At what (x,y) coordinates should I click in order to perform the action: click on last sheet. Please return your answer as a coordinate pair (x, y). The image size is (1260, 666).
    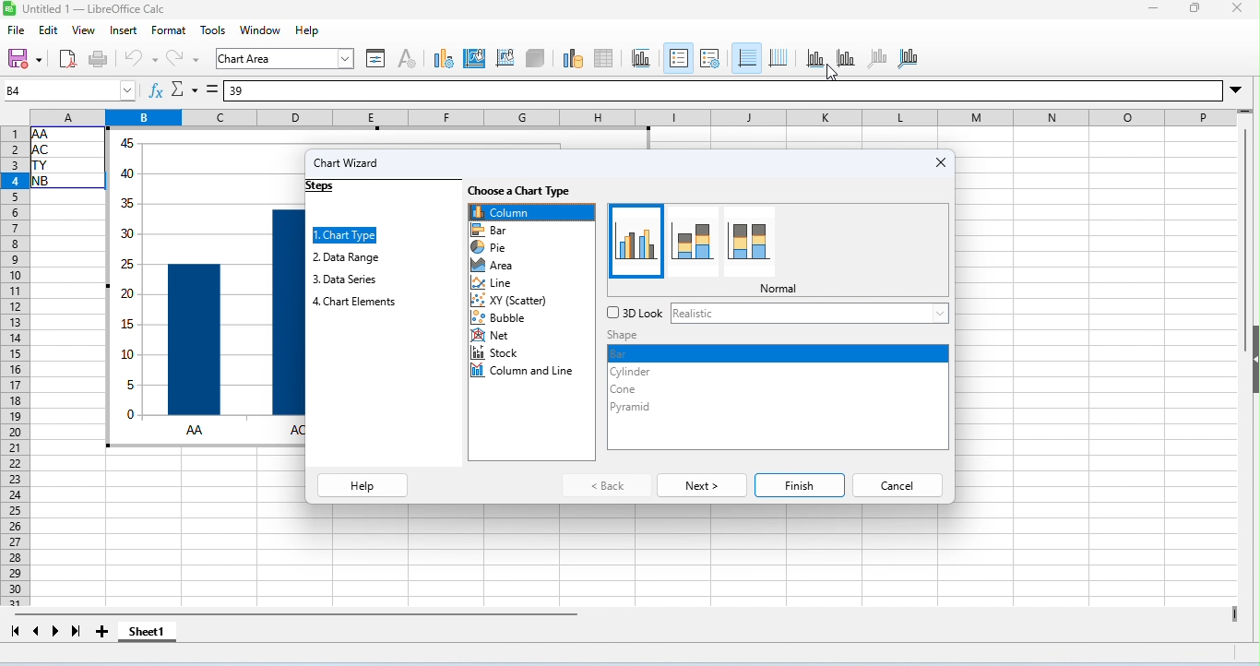
    Looking at the image, I should click on (76, 631).